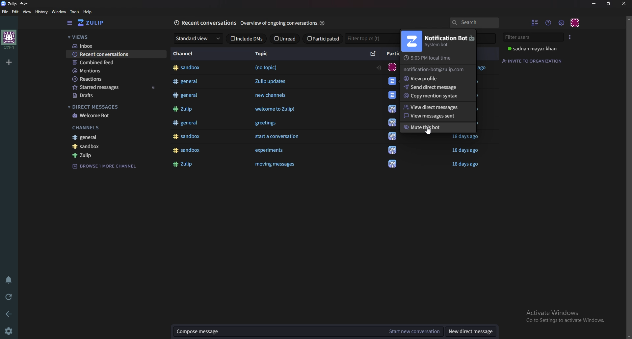  Describe the element at coordinates (435, 78) in the screenshot. I see `View profile` at that location.